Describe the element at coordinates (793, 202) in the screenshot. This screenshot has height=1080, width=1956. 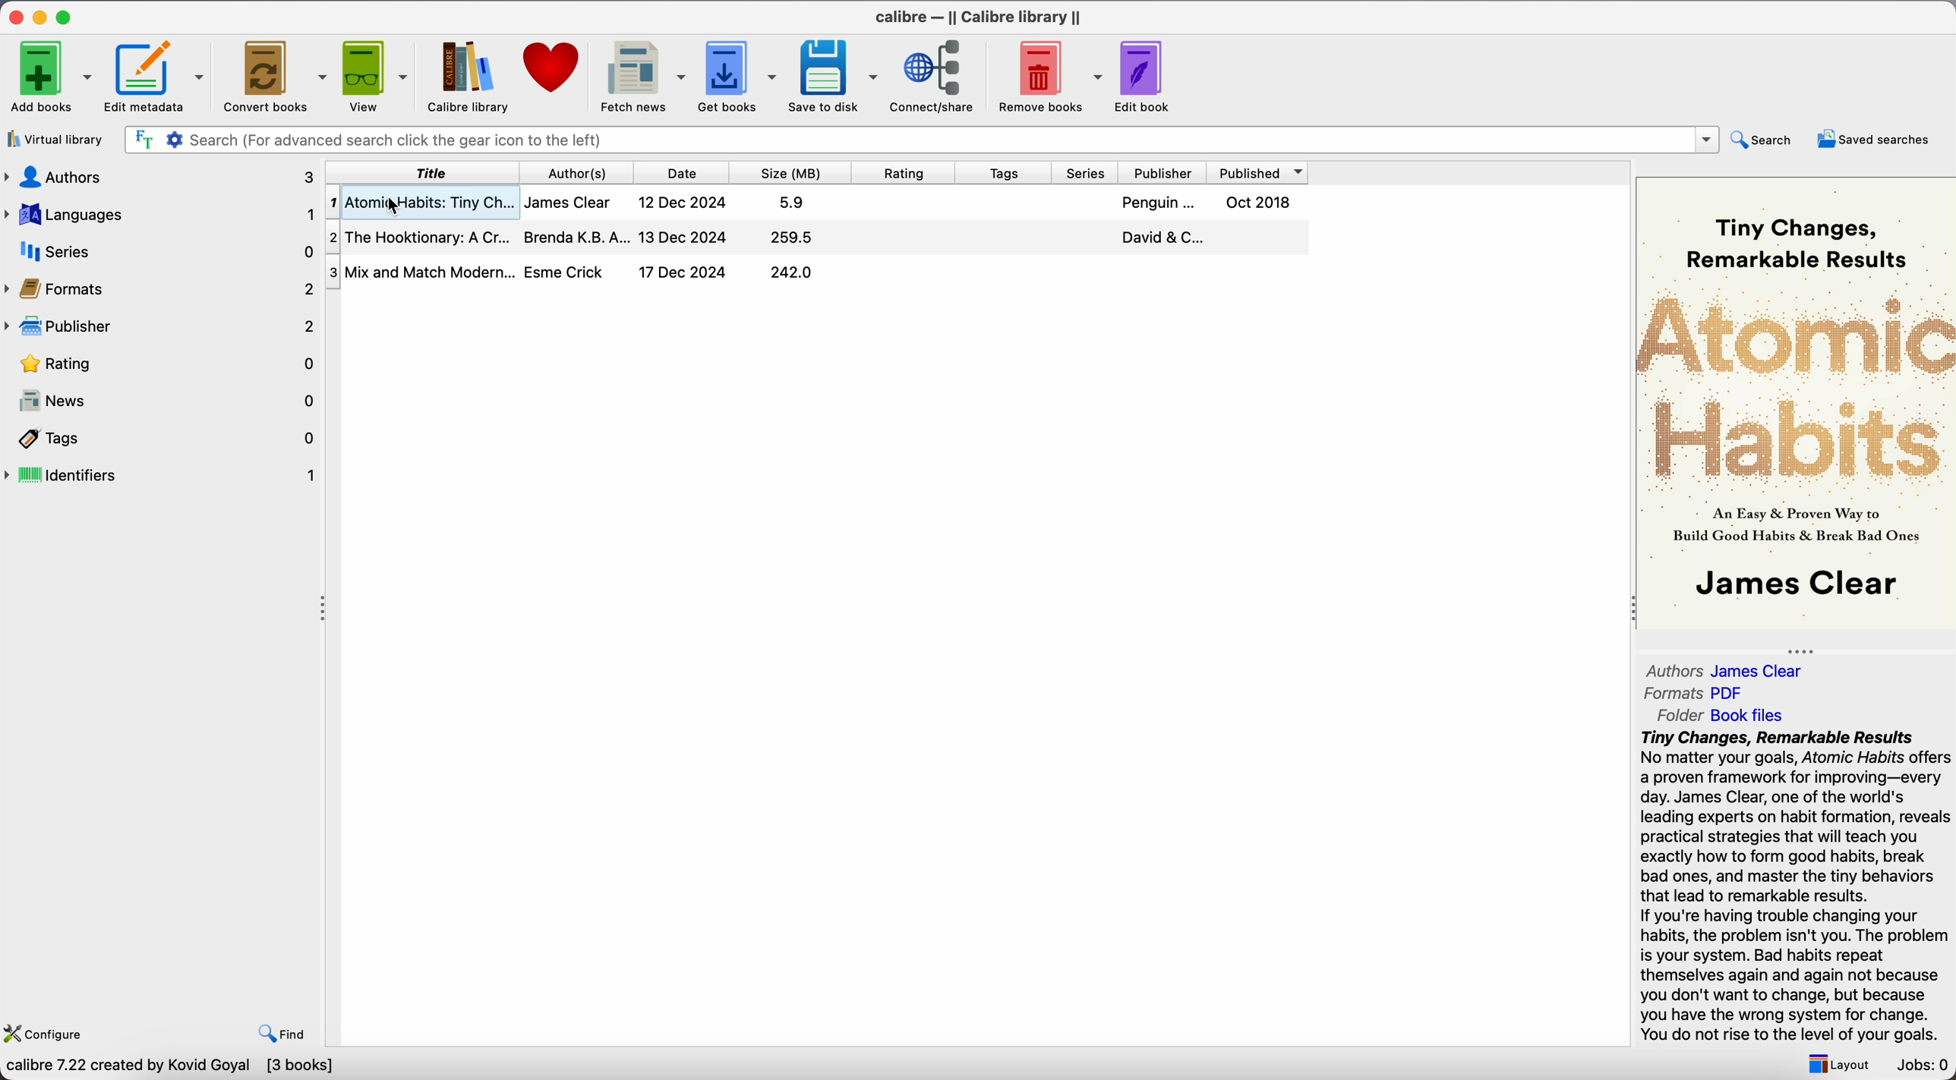
I see `5.9` at that location.